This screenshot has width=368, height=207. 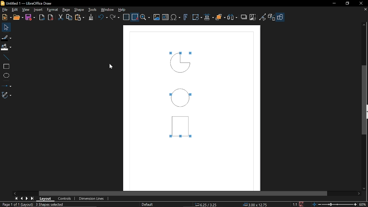 What do you see at coordinates (244, 18) in the screenshot?
I see `Shadow` at bounding box center [244, 18].